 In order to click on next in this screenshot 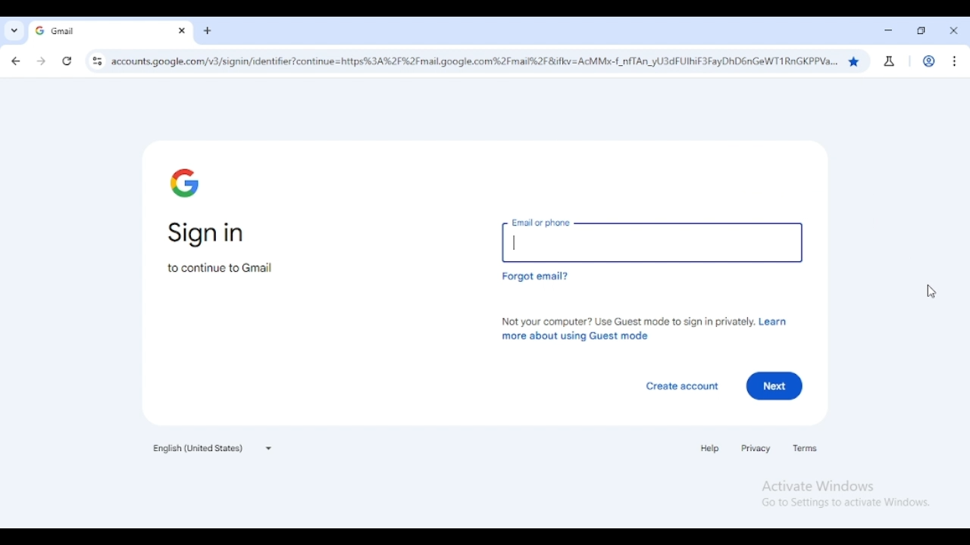, I will do `click(775, 386)`.